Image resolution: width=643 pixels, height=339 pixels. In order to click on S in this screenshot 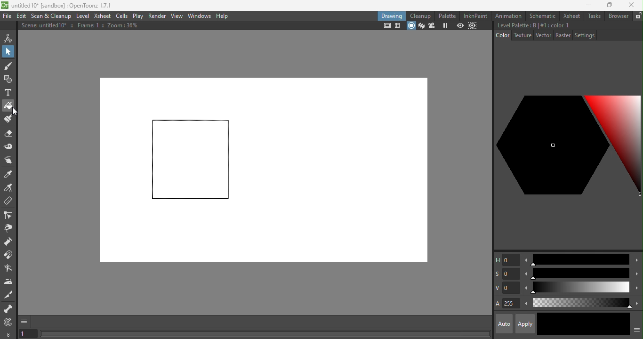, I will do `click(507, 274)`.